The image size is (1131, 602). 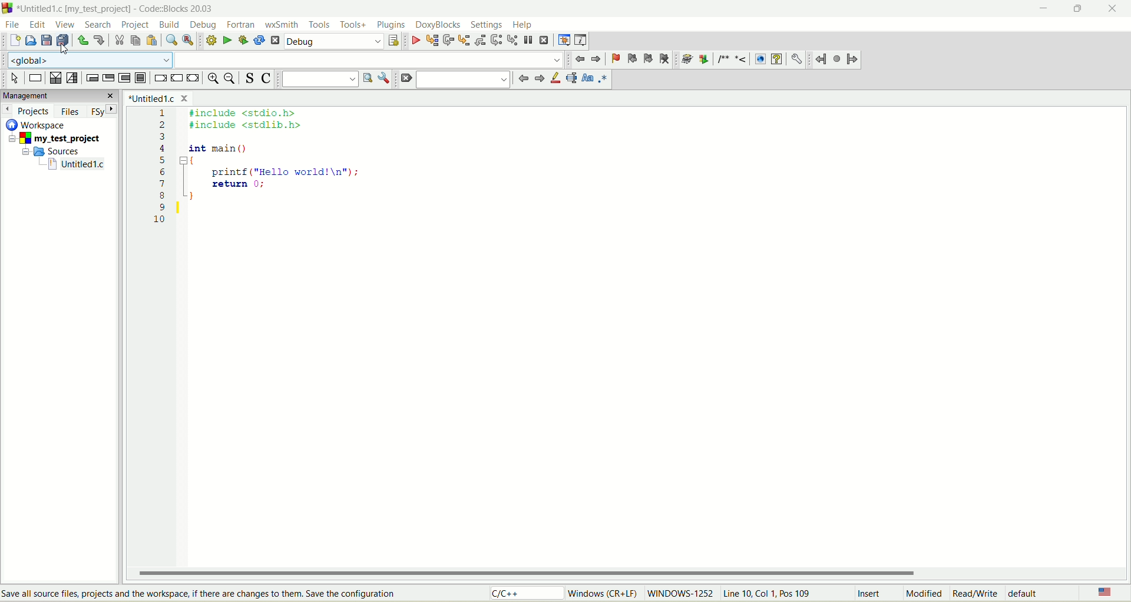 I want to click on plugins, so click(x=391, y=24).